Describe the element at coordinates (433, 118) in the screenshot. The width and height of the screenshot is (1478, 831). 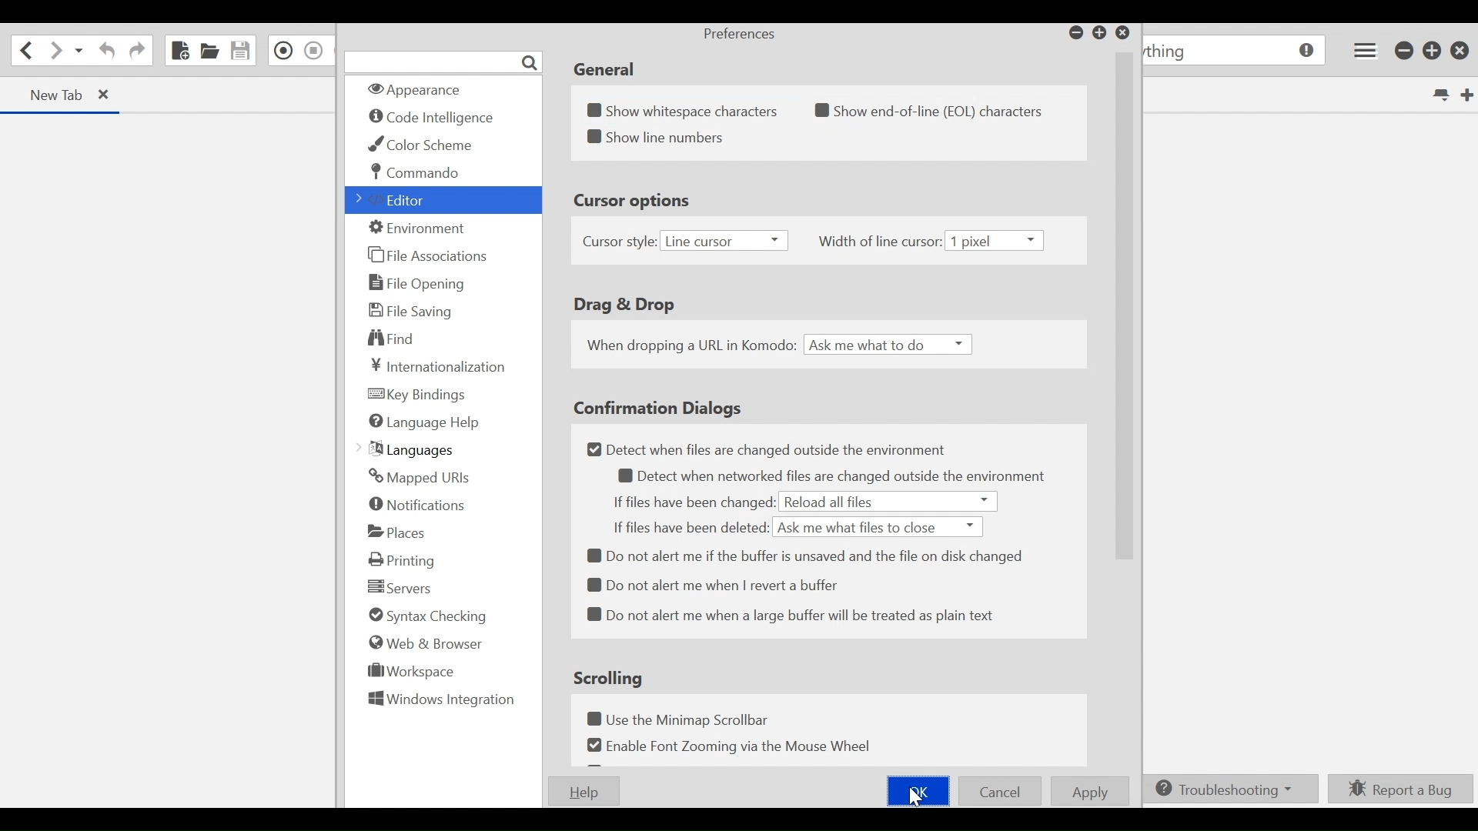
I see `code intelligence` at that location.